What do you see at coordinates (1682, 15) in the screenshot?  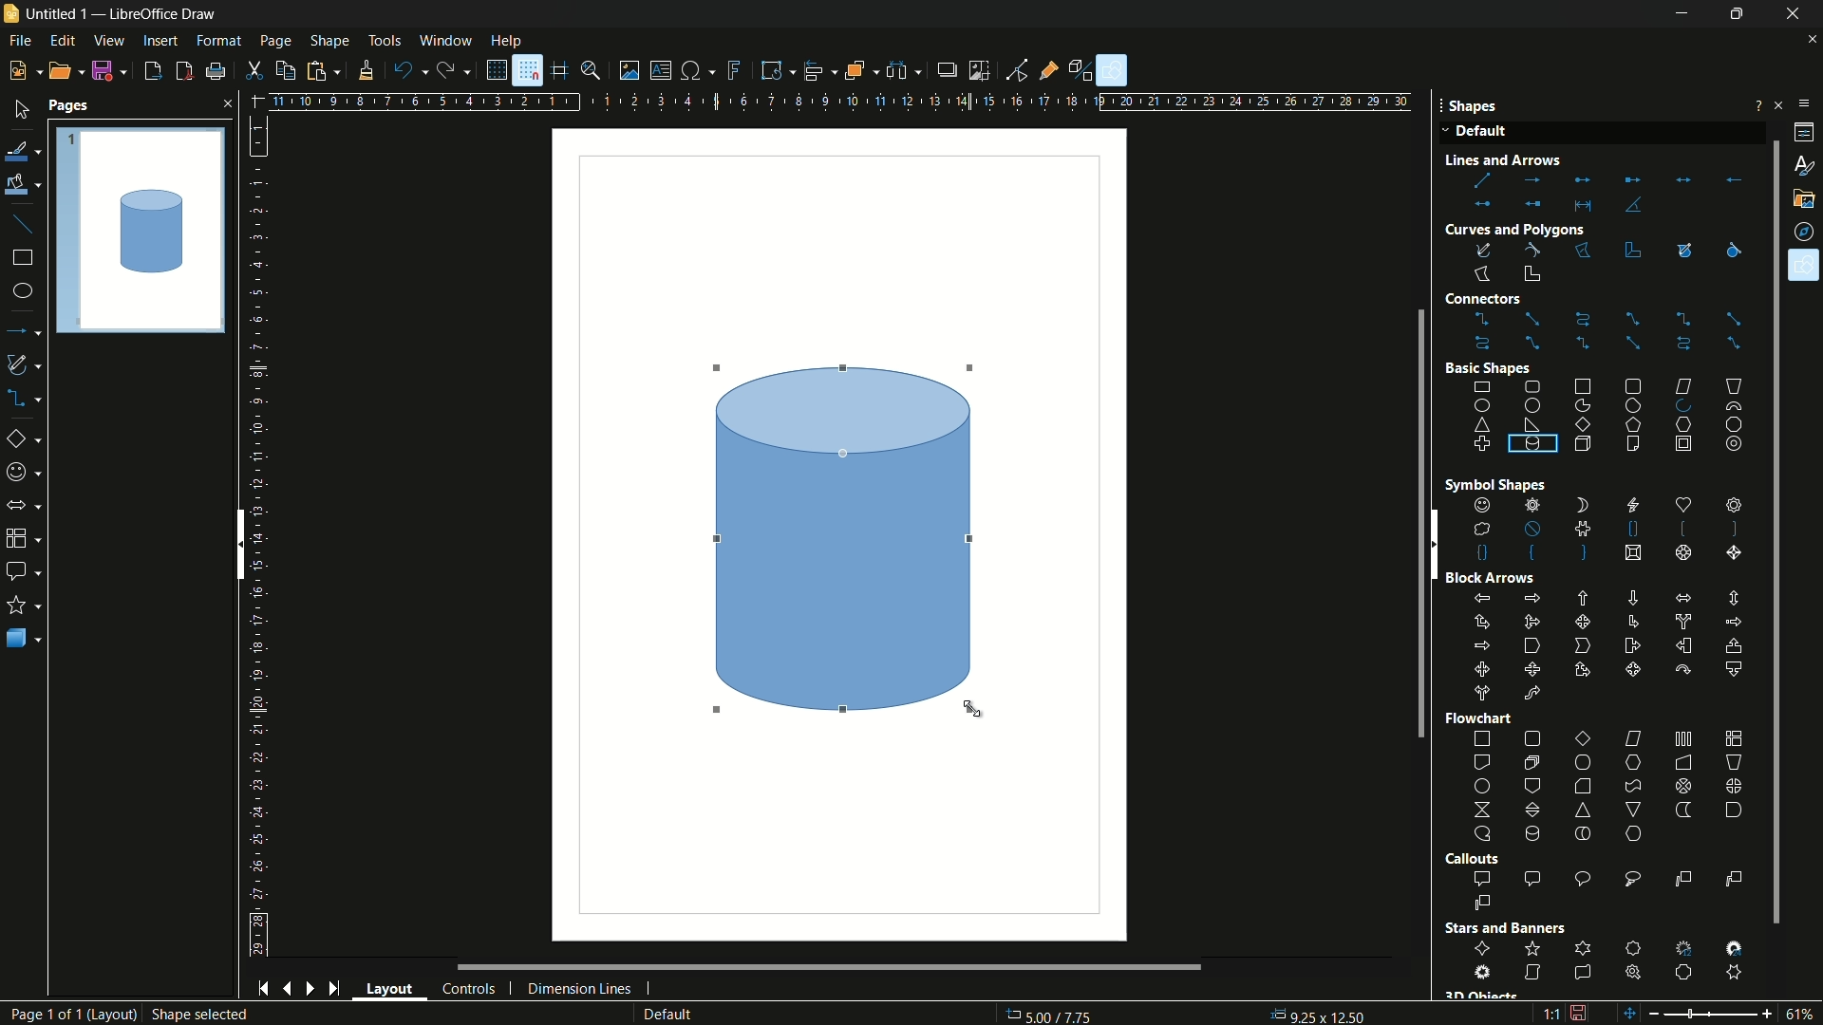 I see `minimize` at bounding box center [1682, 15].